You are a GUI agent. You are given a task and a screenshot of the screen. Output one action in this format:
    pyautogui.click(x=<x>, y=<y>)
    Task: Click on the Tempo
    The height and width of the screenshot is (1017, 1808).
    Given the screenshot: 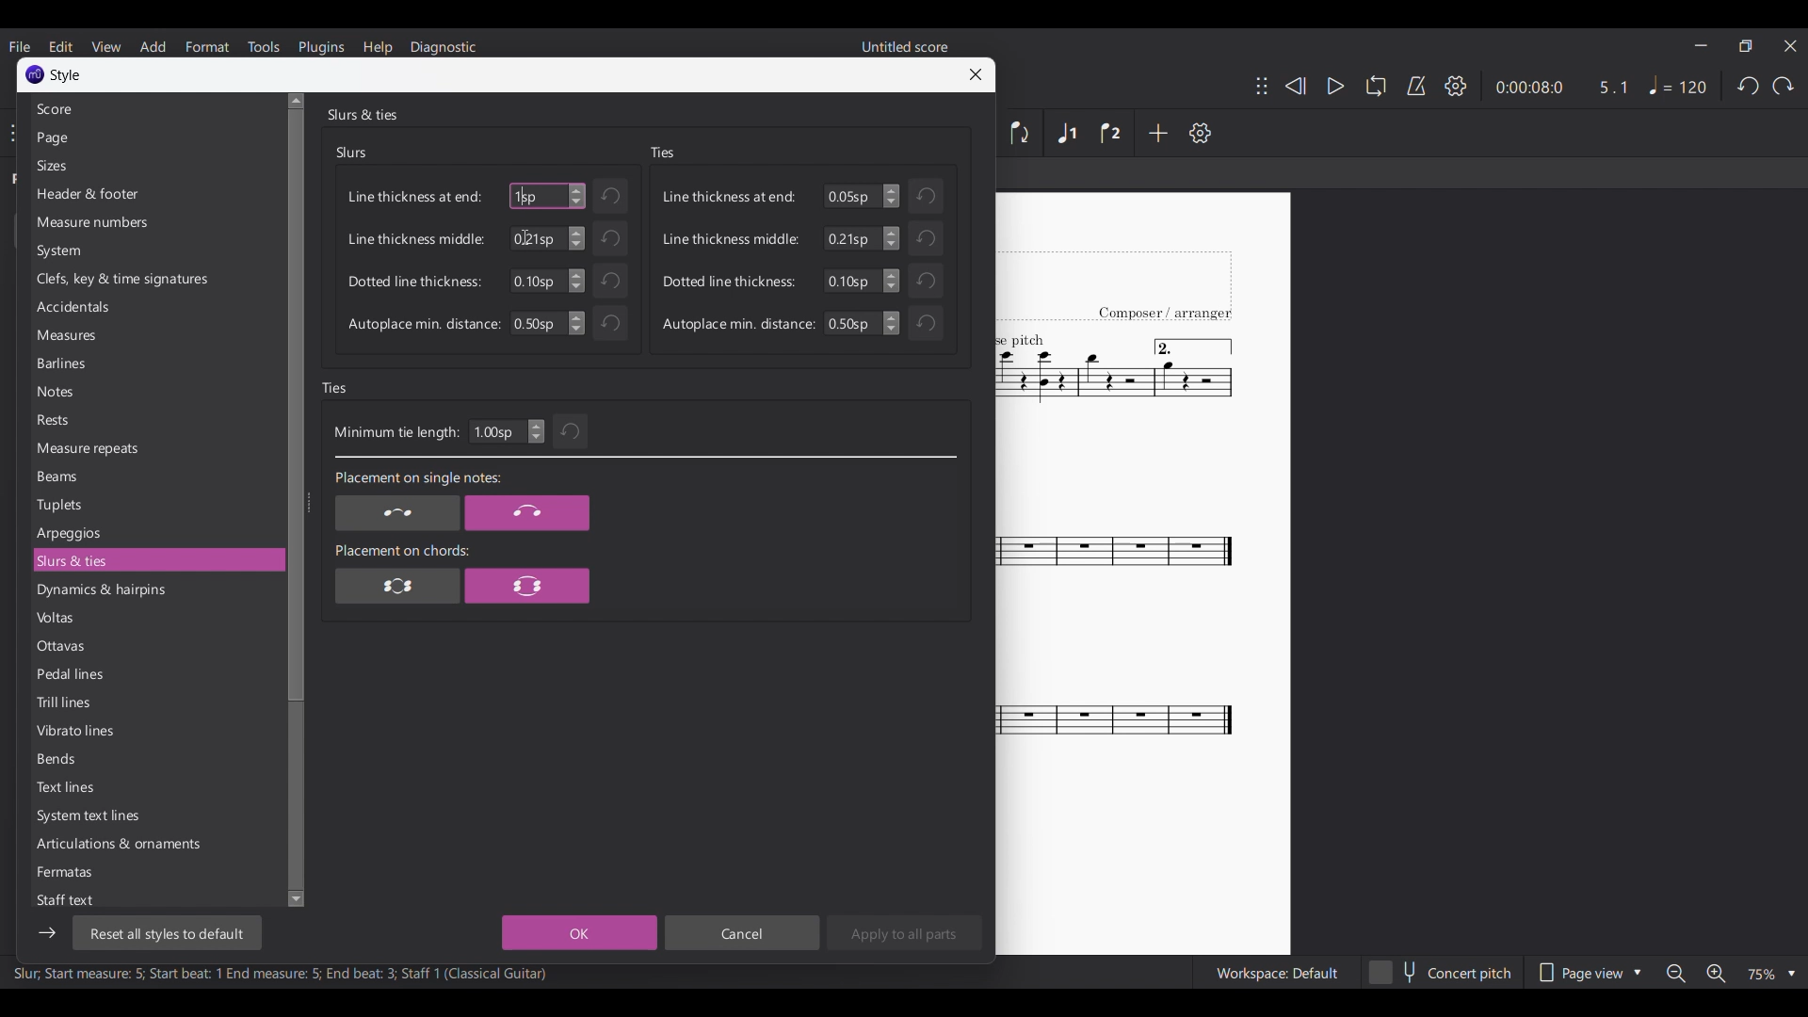 What is the action you would take?
    pyautogui.click(x=1678, y=86)
    